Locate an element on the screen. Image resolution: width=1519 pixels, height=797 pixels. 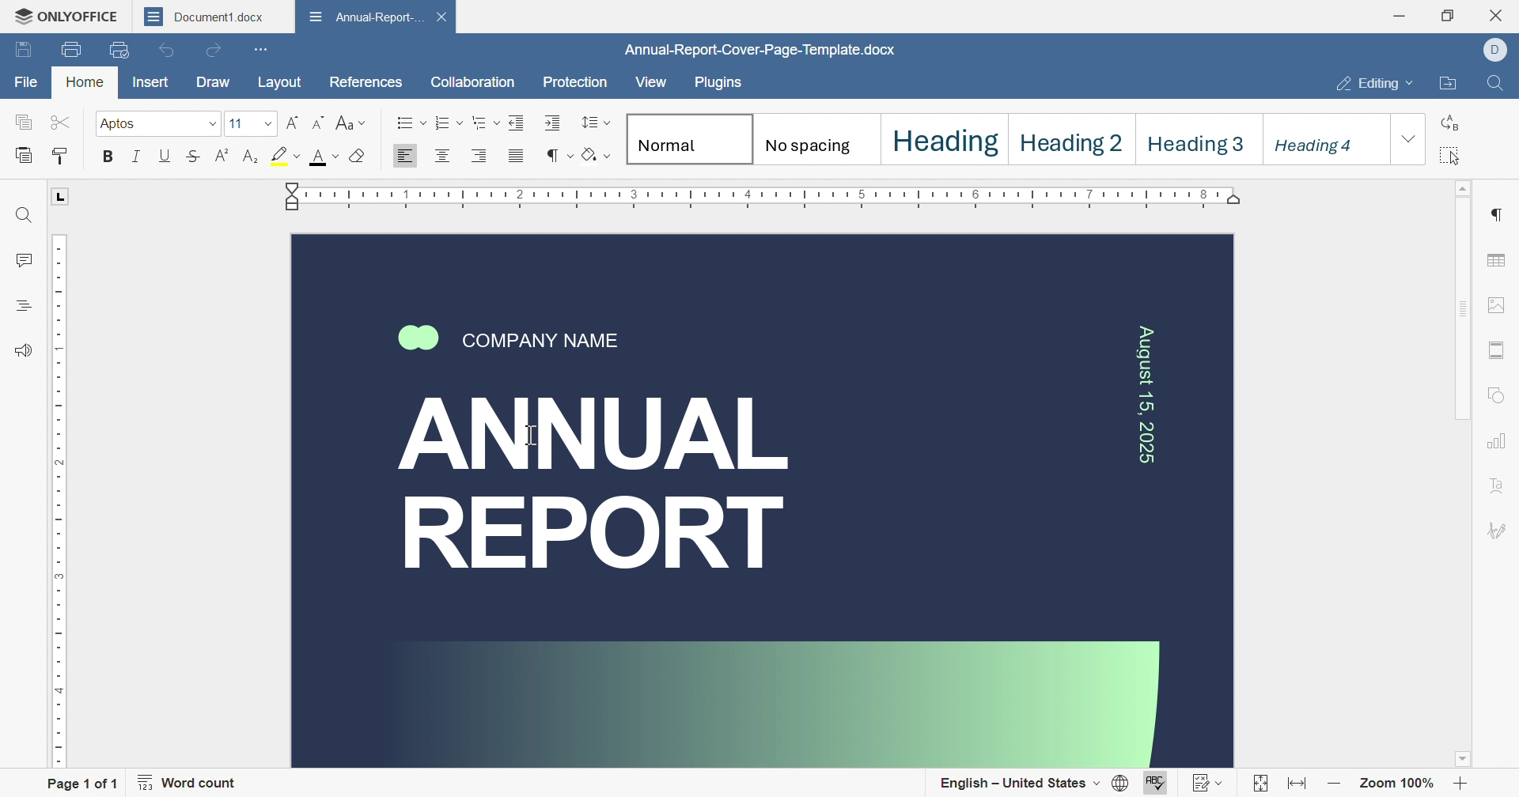
track changes is located at coordinates (1206, 784).